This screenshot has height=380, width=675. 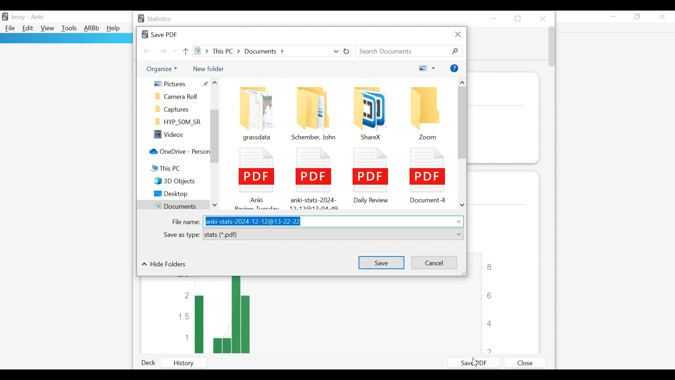 I want to click on Save, so click(x=381, y=262).